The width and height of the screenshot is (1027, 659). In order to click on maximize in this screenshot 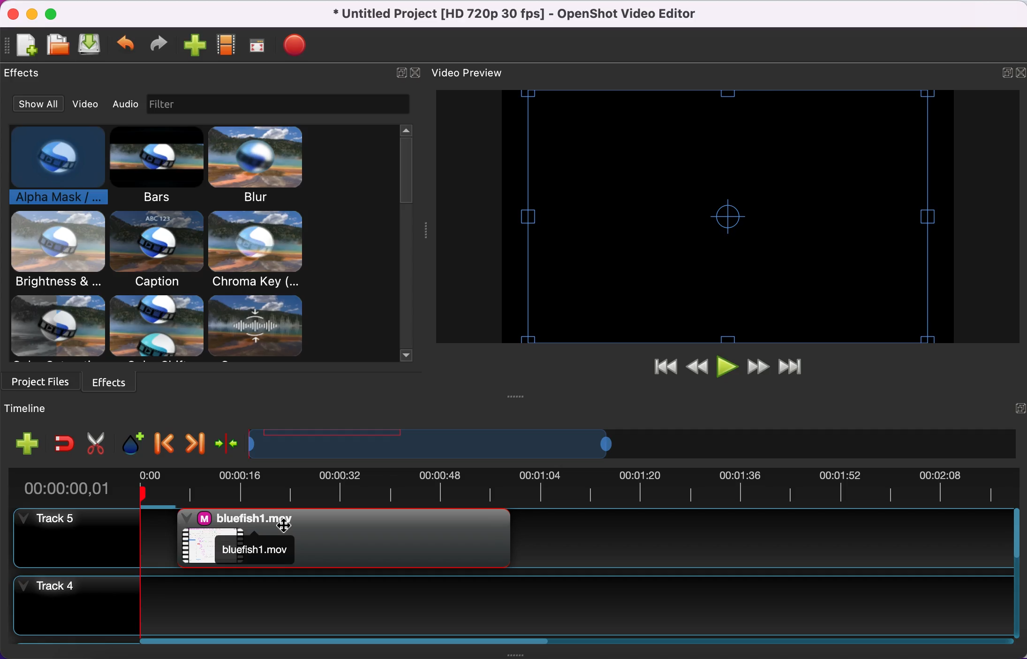, I will do `click(53, 14)`.